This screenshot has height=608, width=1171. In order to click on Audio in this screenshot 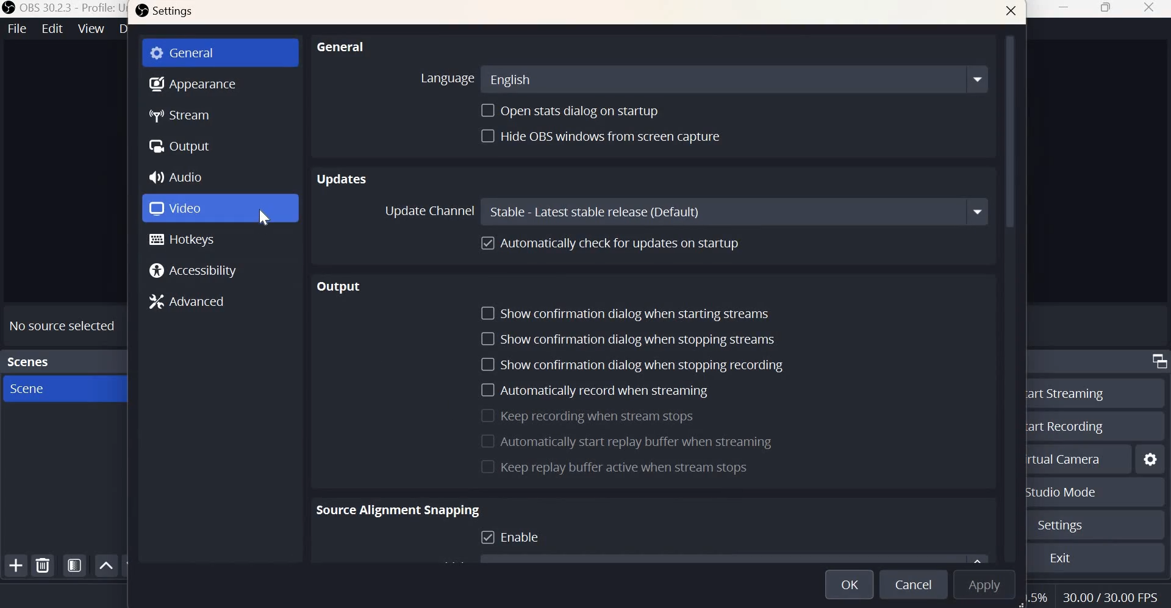, I will do `click(179, 175)`.